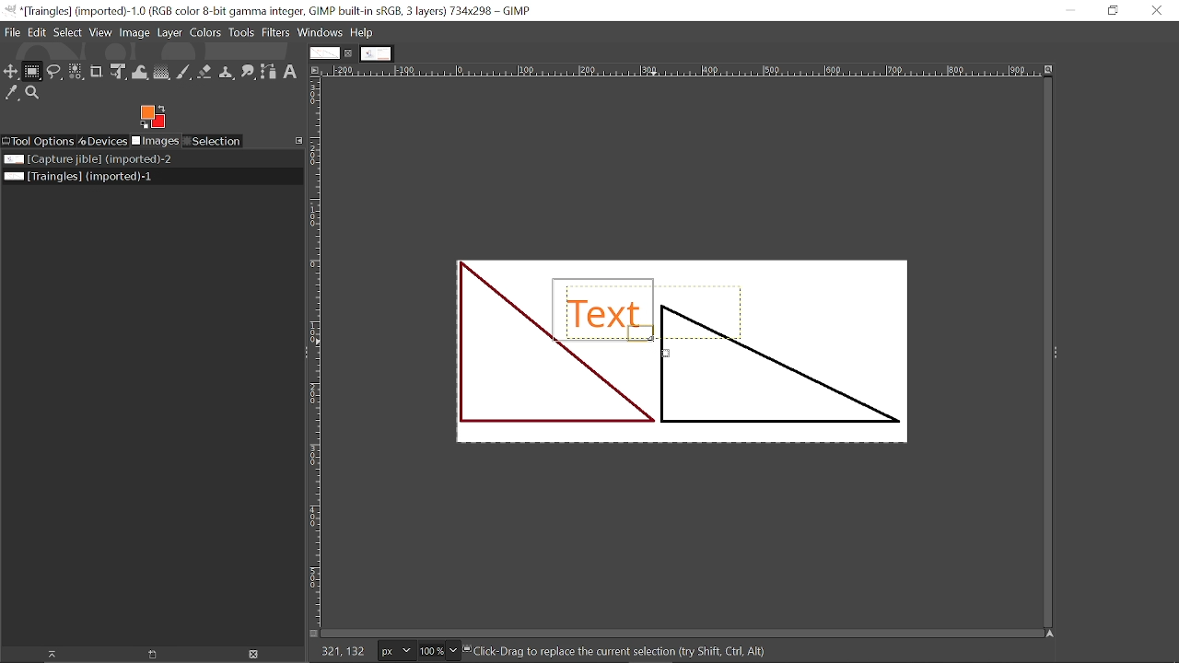  I want to click on Free select, so click(55, 71).